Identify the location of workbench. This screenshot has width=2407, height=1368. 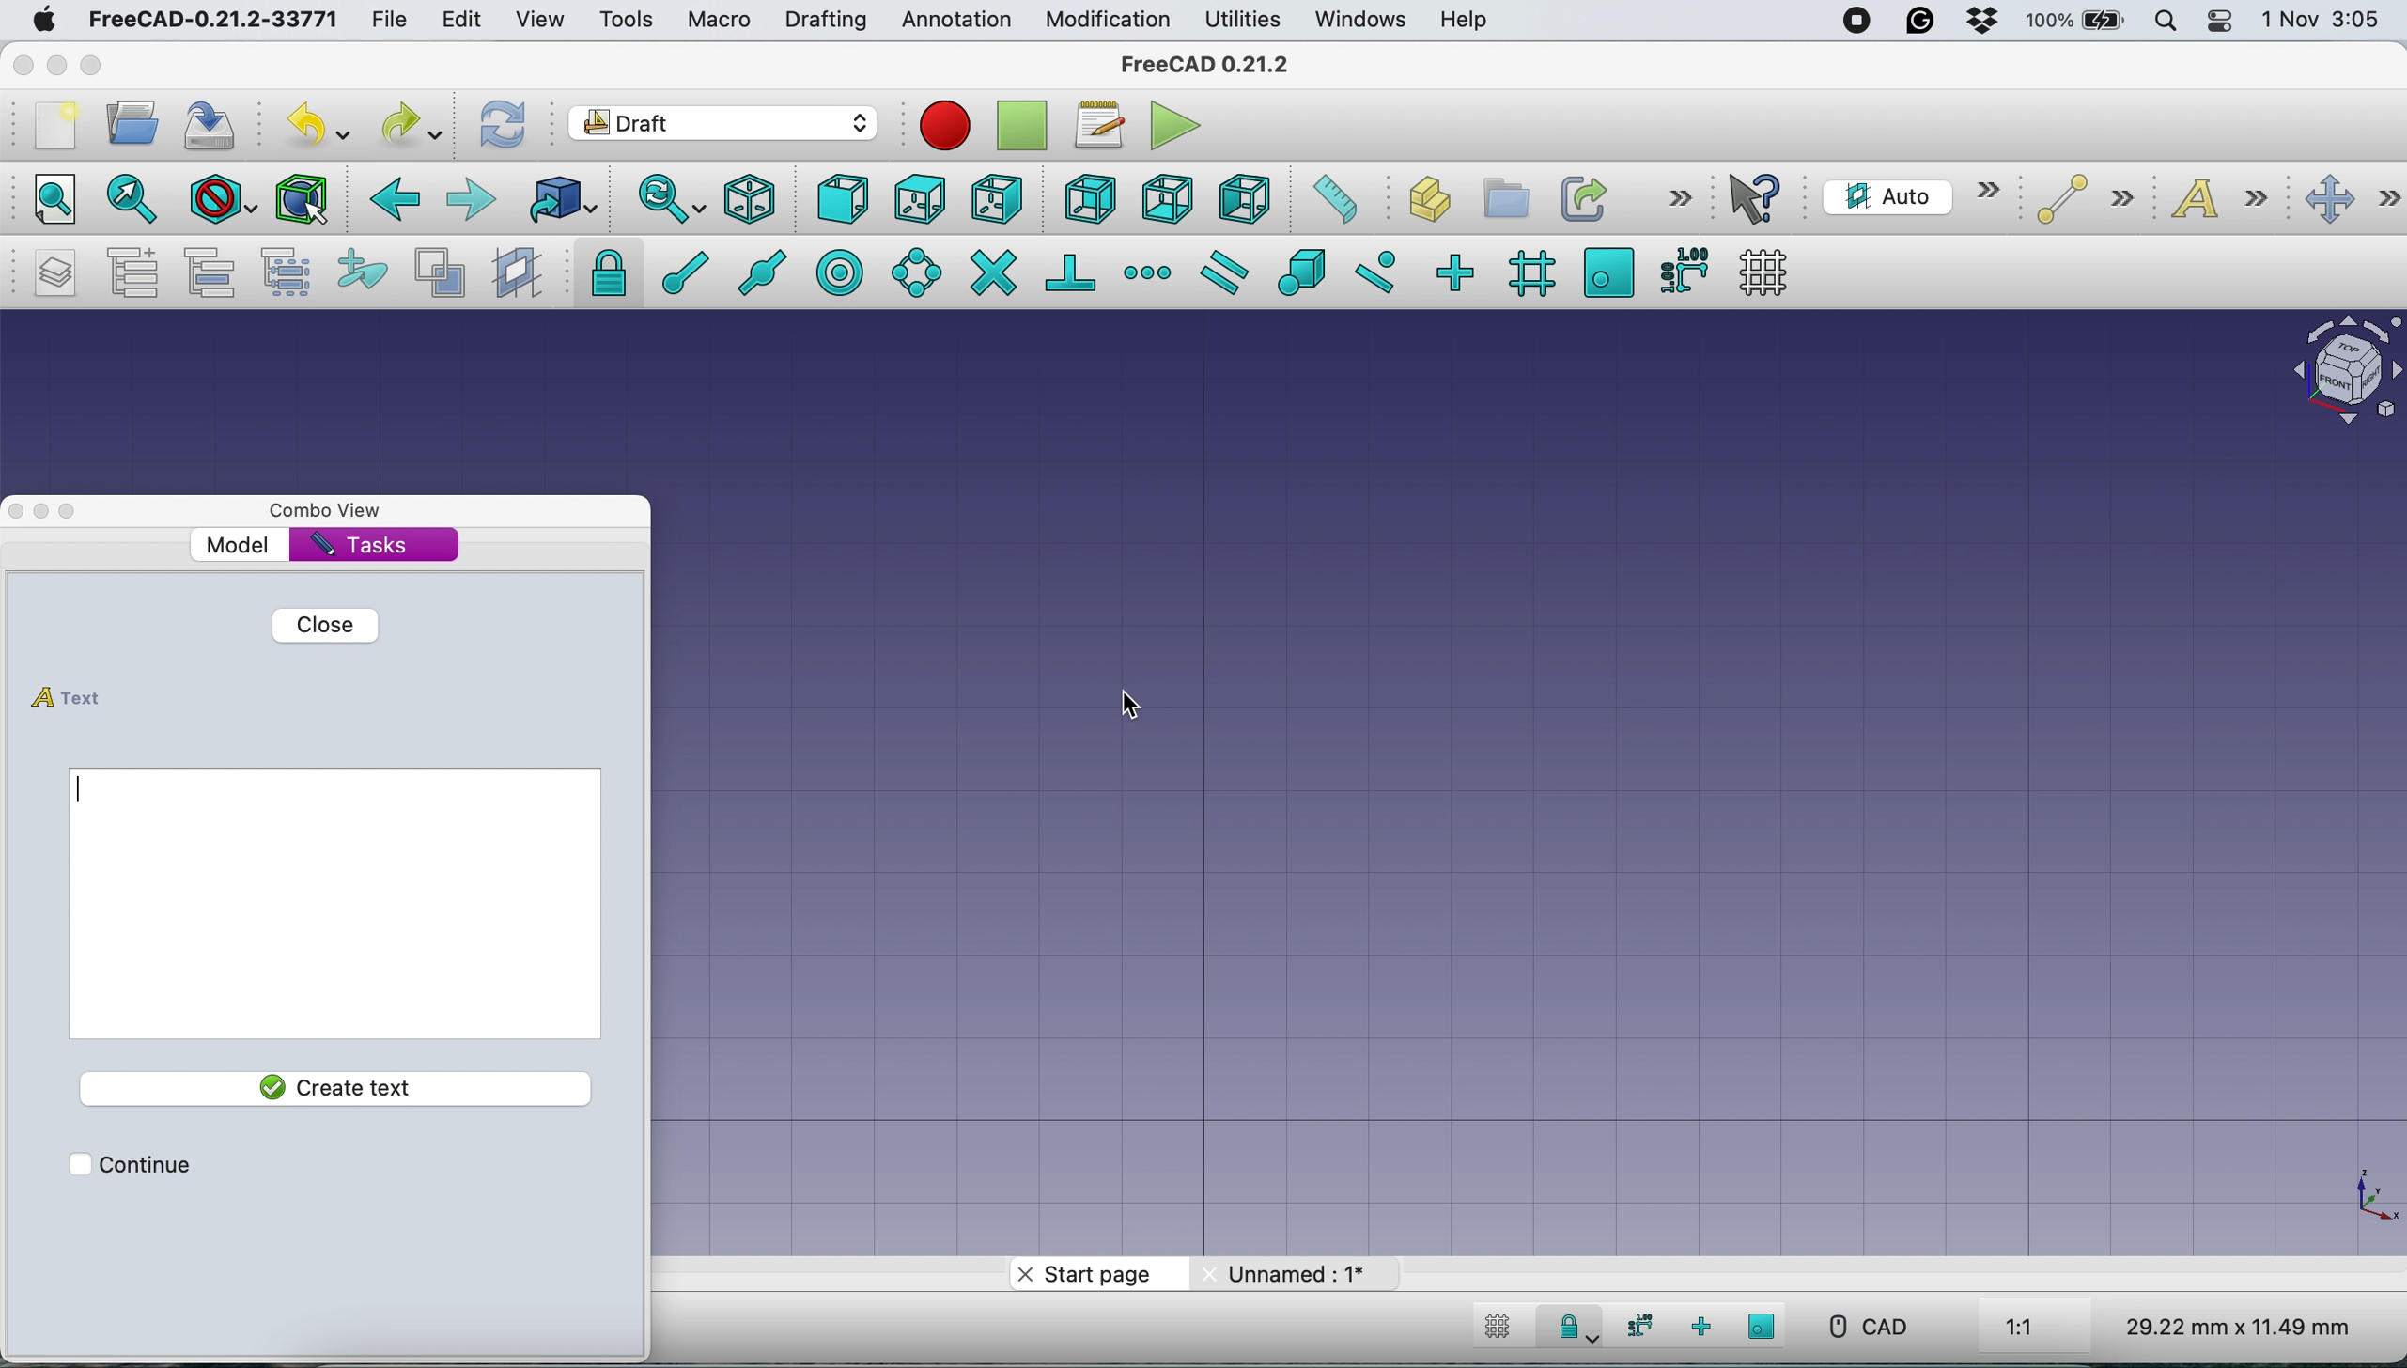
(722, 122).